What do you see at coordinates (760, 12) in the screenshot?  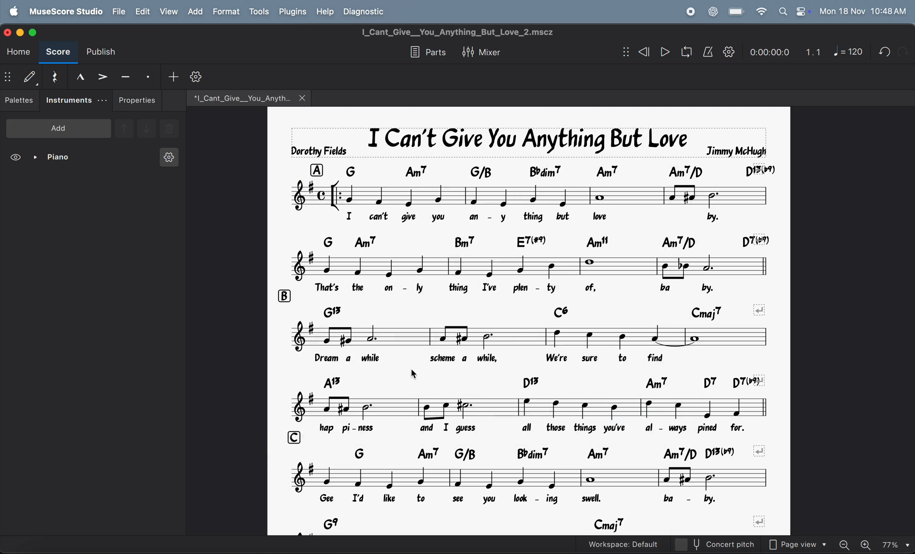 I see `wifi` at bounding box center [760, 12].